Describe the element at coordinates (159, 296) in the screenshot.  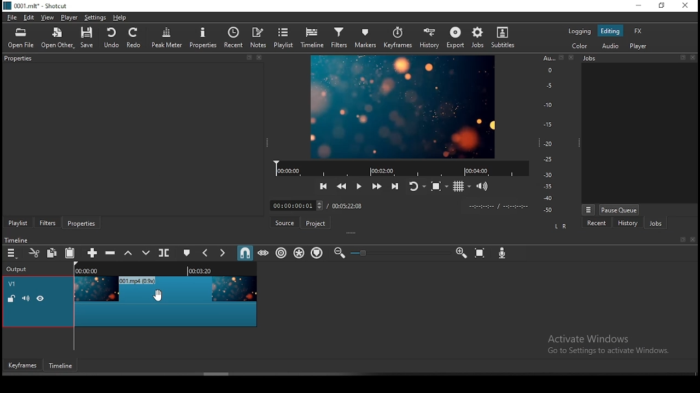
I see `cursor` at that location.